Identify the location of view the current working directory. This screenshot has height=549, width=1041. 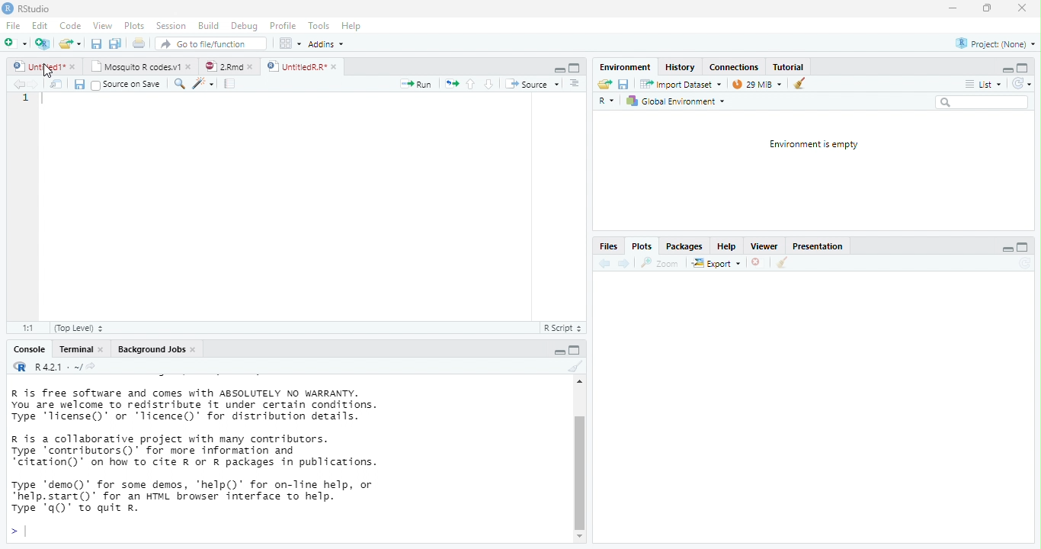
(91, 366).